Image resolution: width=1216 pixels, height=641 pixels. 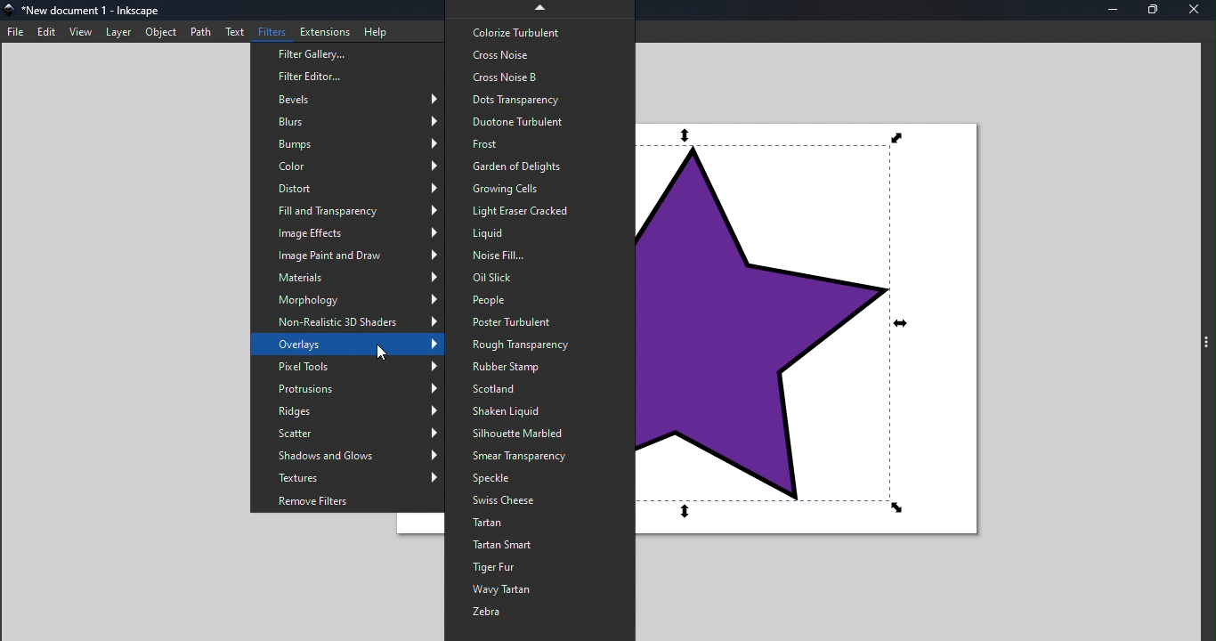 What do you see at coordinates (380, 29) in the screenshot?
I see `Help` at bounding box center [380, 29].